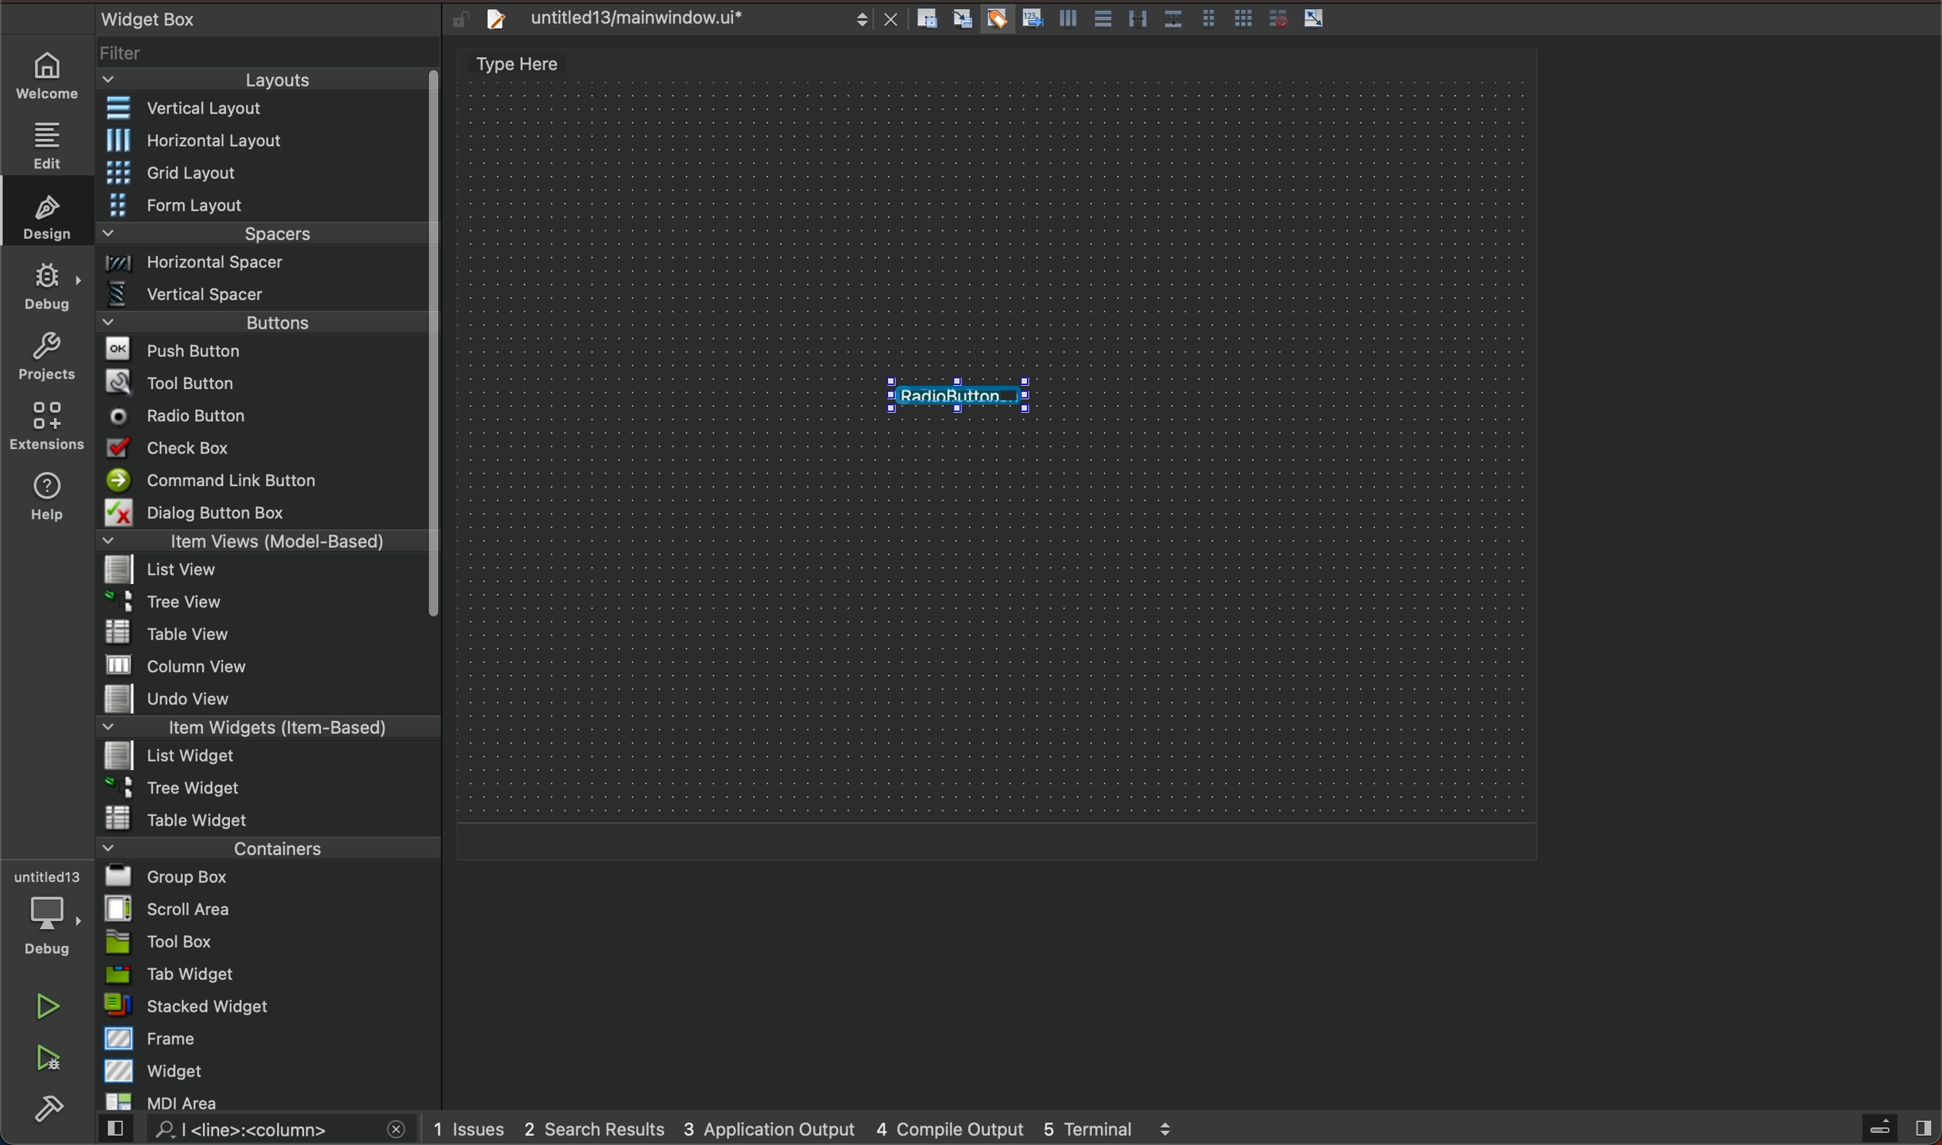 The height and width of the screenshot is (1145, 1942). I want to click on list view, so click(259, 575).